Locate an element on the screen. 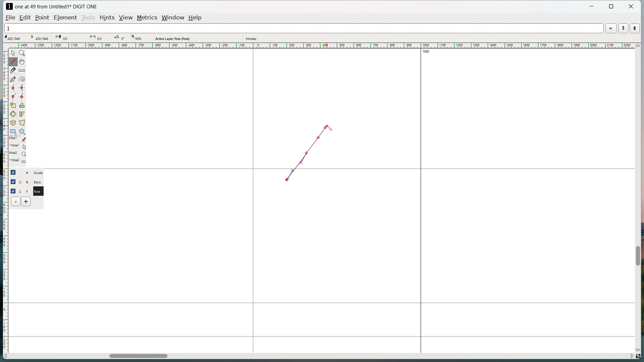 This screenshot has height=362, width=644. skew selection is located at coordinates (22, 114).